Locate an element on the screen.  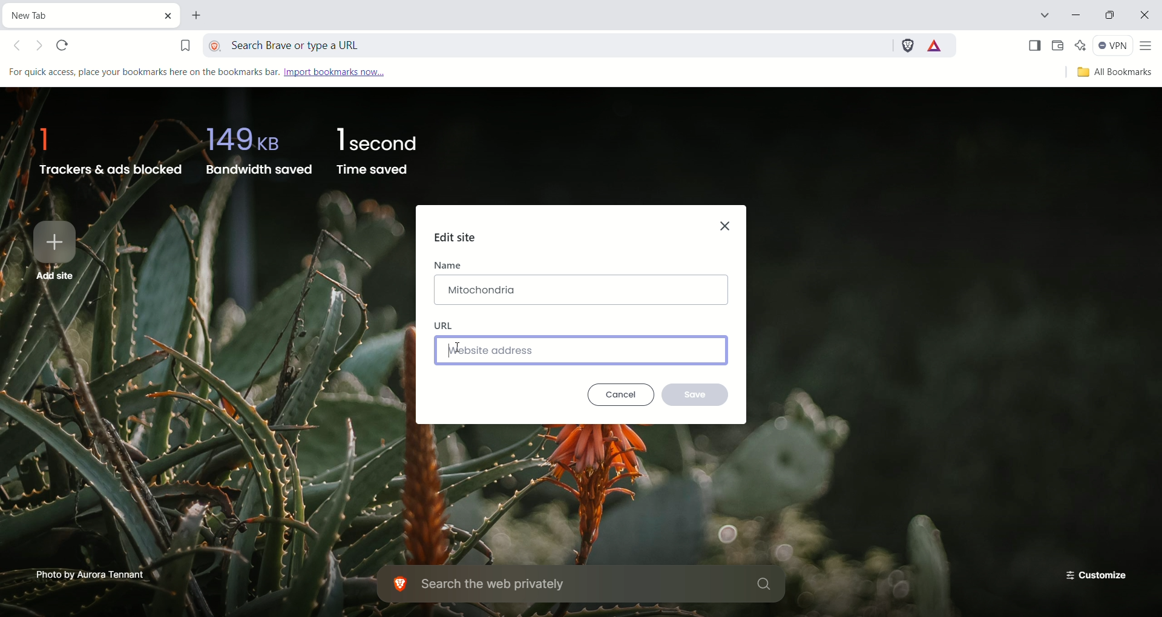
save is located at coordinates (695, 394).